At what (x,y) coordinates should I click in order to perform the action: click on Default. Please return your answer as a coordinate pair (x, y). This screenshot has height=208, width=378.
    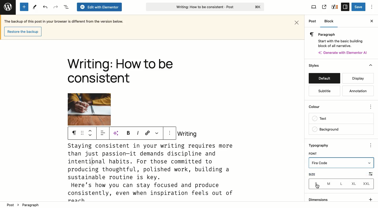
    Looking at the image, I should click on (324, 78).